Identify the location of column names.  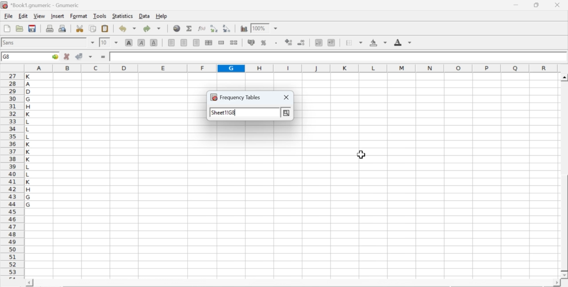
(290, 68).